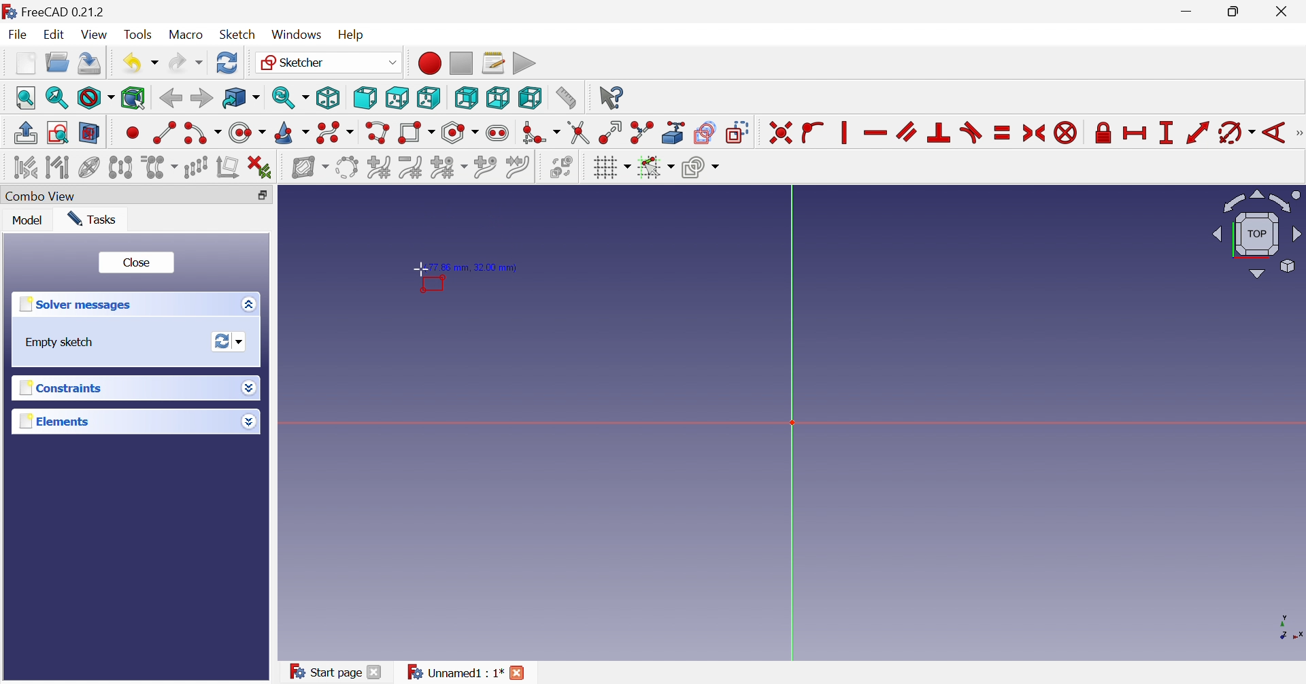  Describe the element at coordinates (170, 99) in the screenshot. I see `Back` at that location.